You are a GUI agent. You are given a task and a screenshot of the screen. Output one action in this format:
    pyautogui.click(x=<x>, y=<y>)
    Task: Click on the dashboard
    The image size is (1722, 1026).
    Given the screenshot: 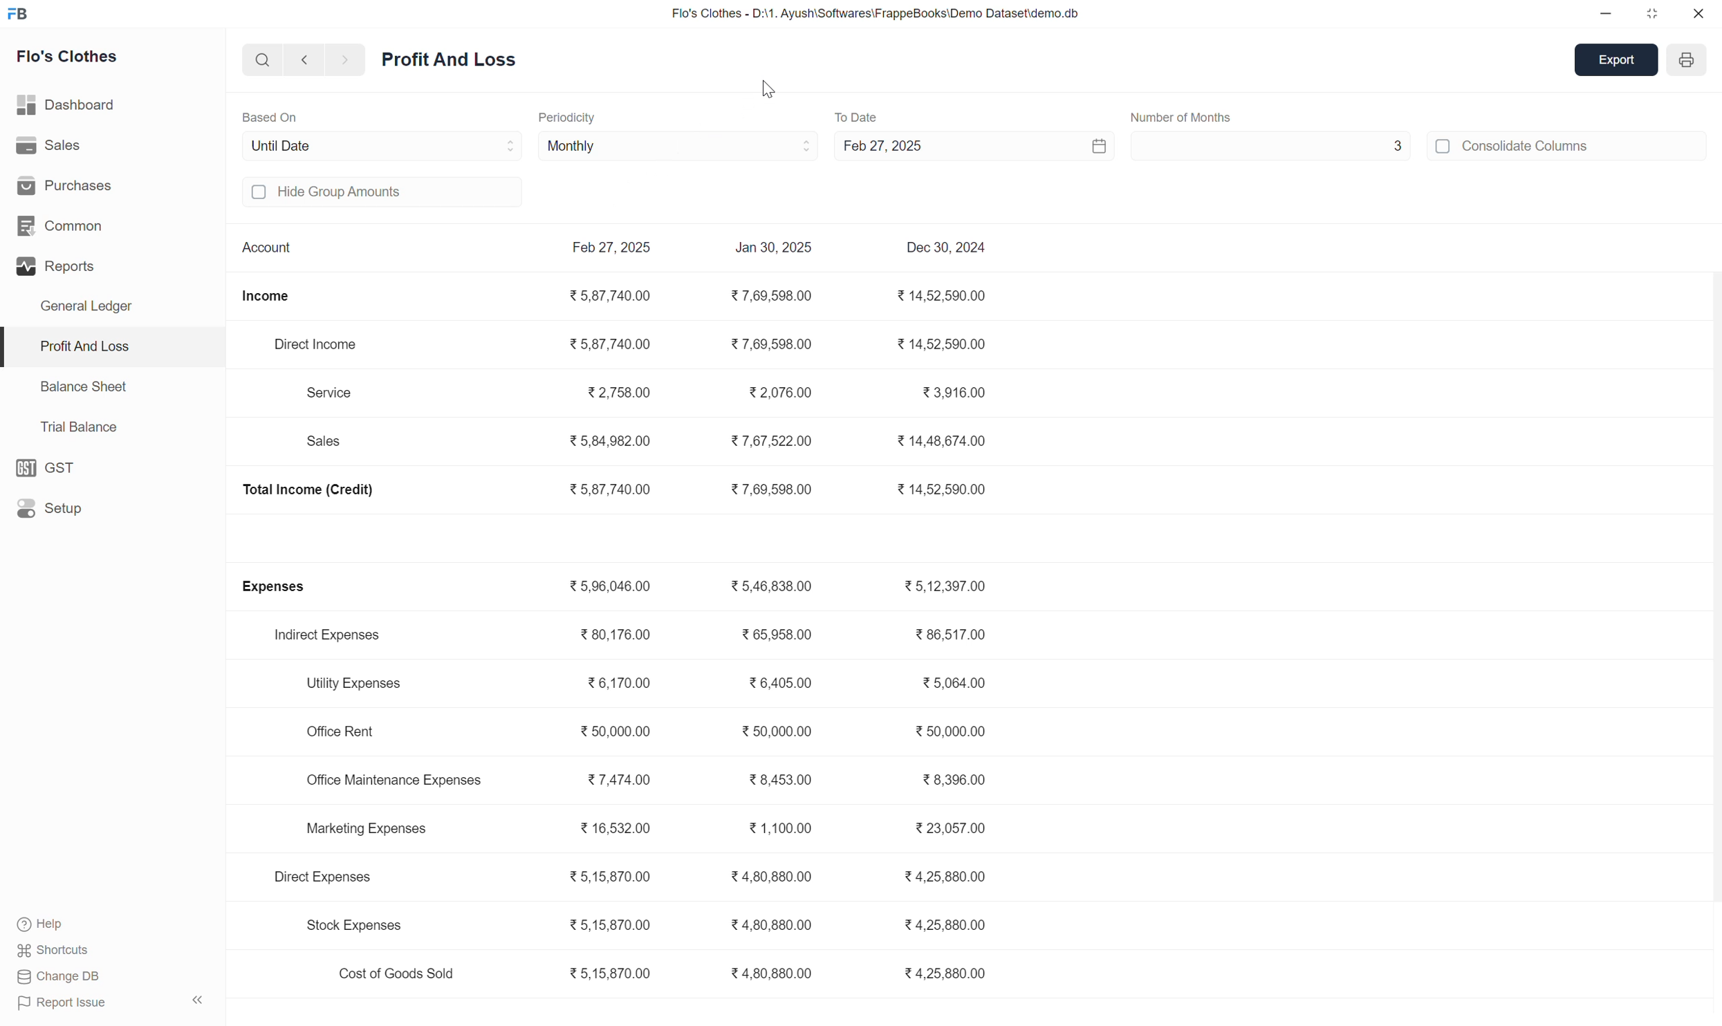 What is the action you would take?
    pyautogui.click(x=67, y=102)
    